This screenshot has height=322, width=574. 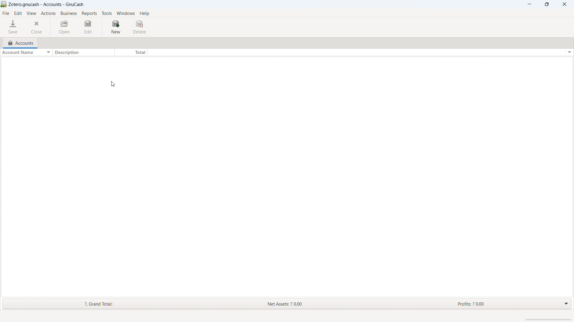 I want to click on sort by account name, so click(x=25, y=53).